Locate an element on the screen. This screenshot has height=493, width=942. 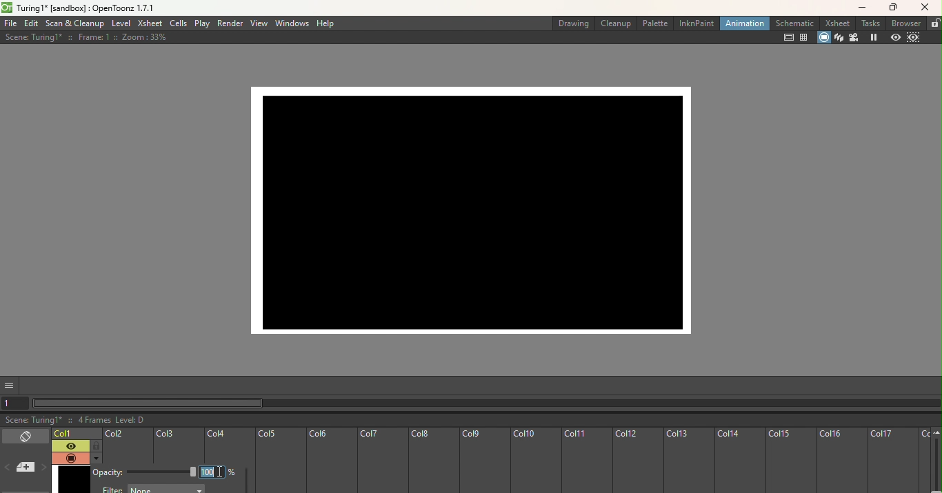
Col13 is located at coordinates (688, 461).